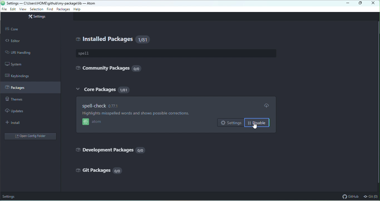 Image resolution: width=380 pixels, height=201 pixels. Describe the element at coordinates (28, 52) in the screenshot. I see `URI handling` at that location.